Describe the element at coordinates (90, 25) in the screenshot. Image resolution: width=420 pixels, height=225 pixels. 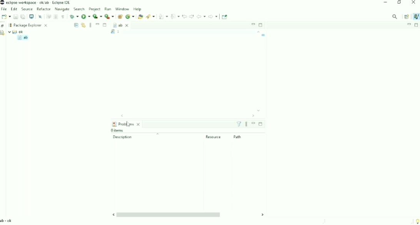
I see `View Menu` at that location.